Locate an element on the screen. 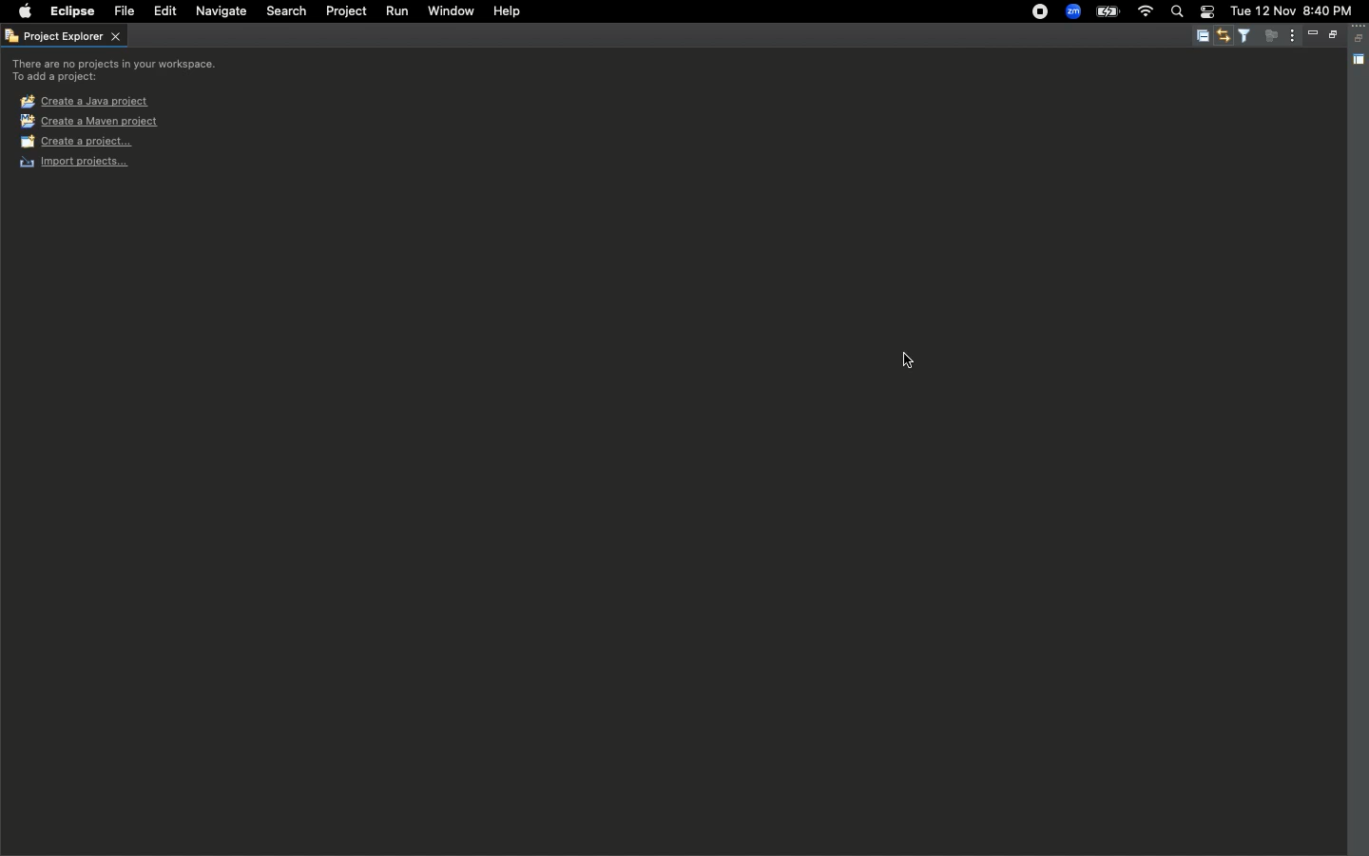  Project explorer is located at coordinates (63, 37).